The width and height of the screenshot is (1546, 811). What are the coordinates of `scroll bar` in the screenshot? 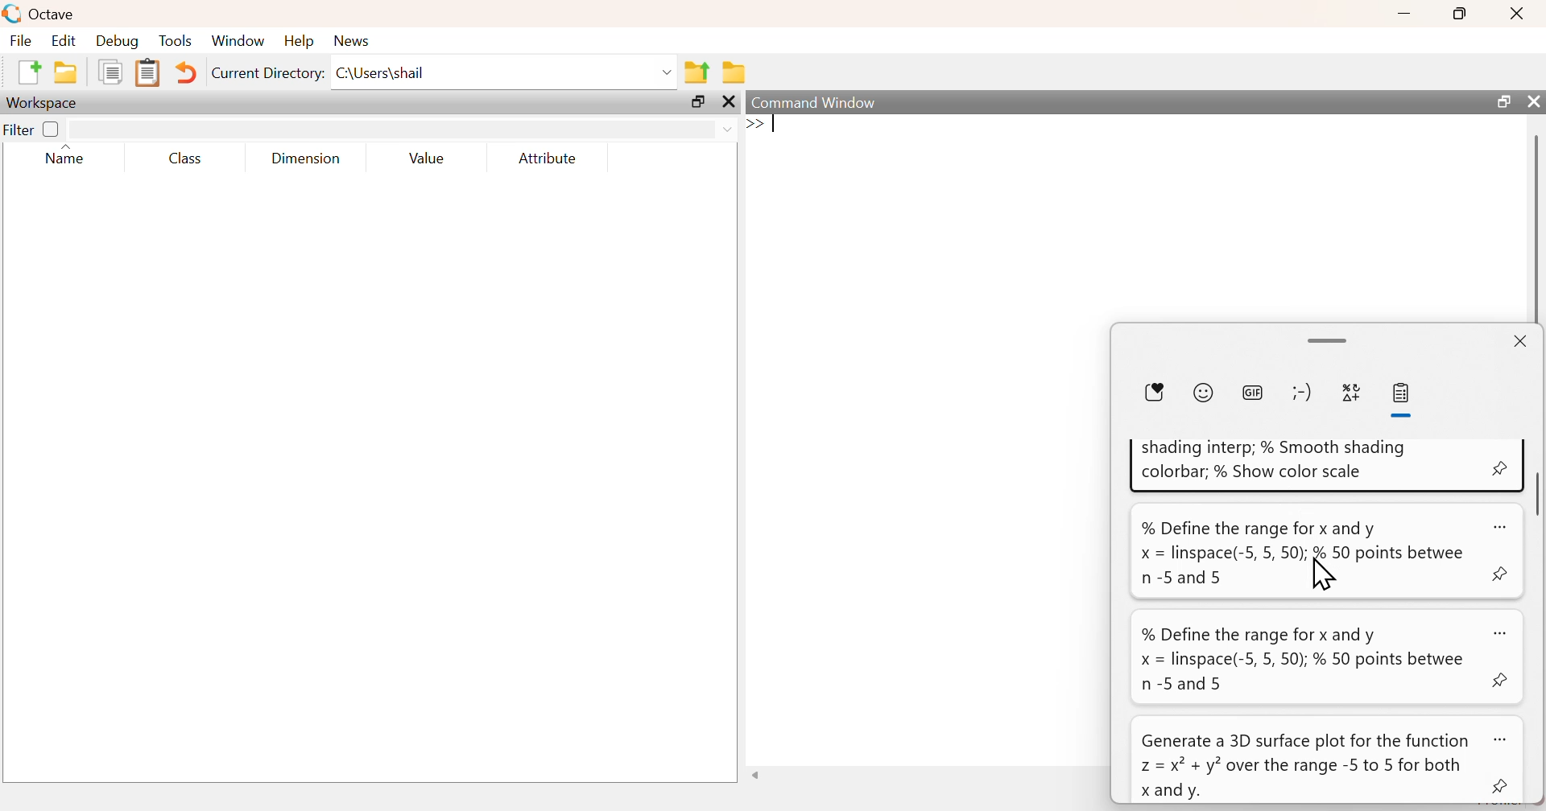 It's located at (1330, 340).